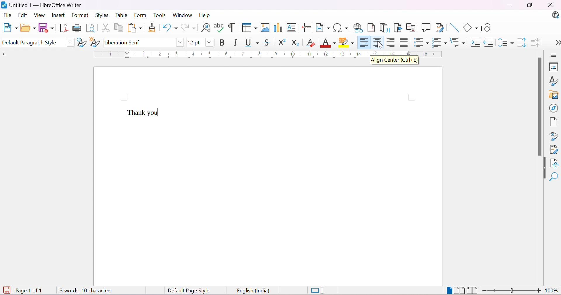  What do you see at coordinates (556, 15) in the screenshot?
I see `LibreOffice Update Available` at bounding box center [556, 15].